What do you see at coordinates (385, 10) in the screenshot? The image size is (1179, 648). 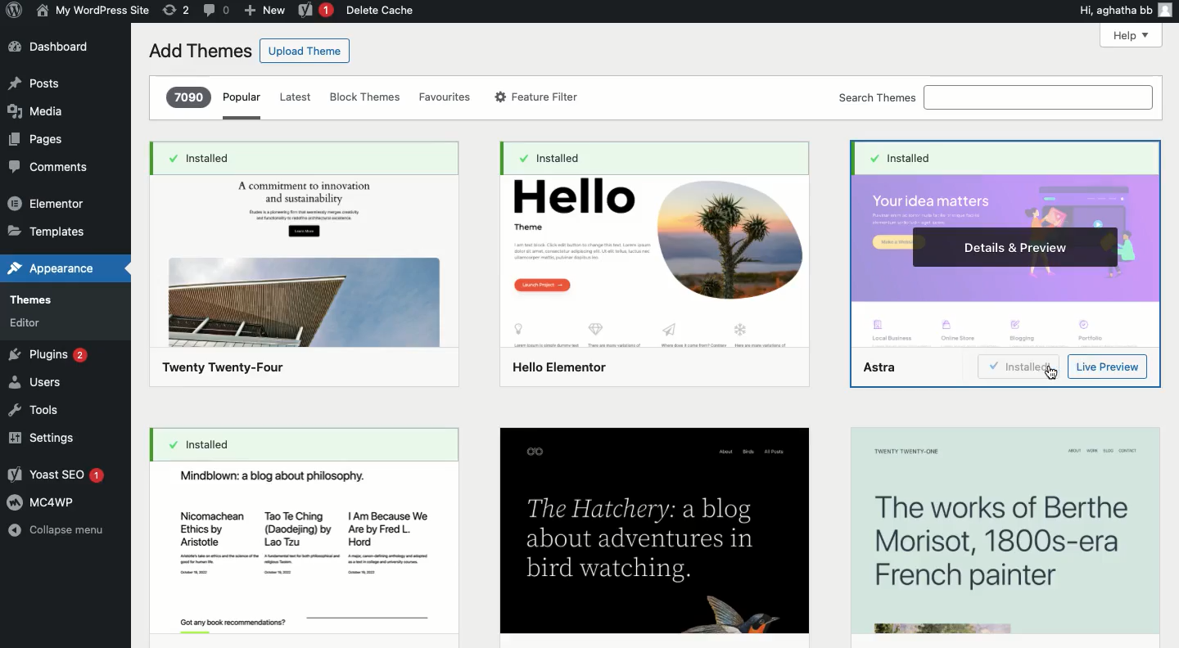 I see `Delete cache` at bounding box center [385, 10].